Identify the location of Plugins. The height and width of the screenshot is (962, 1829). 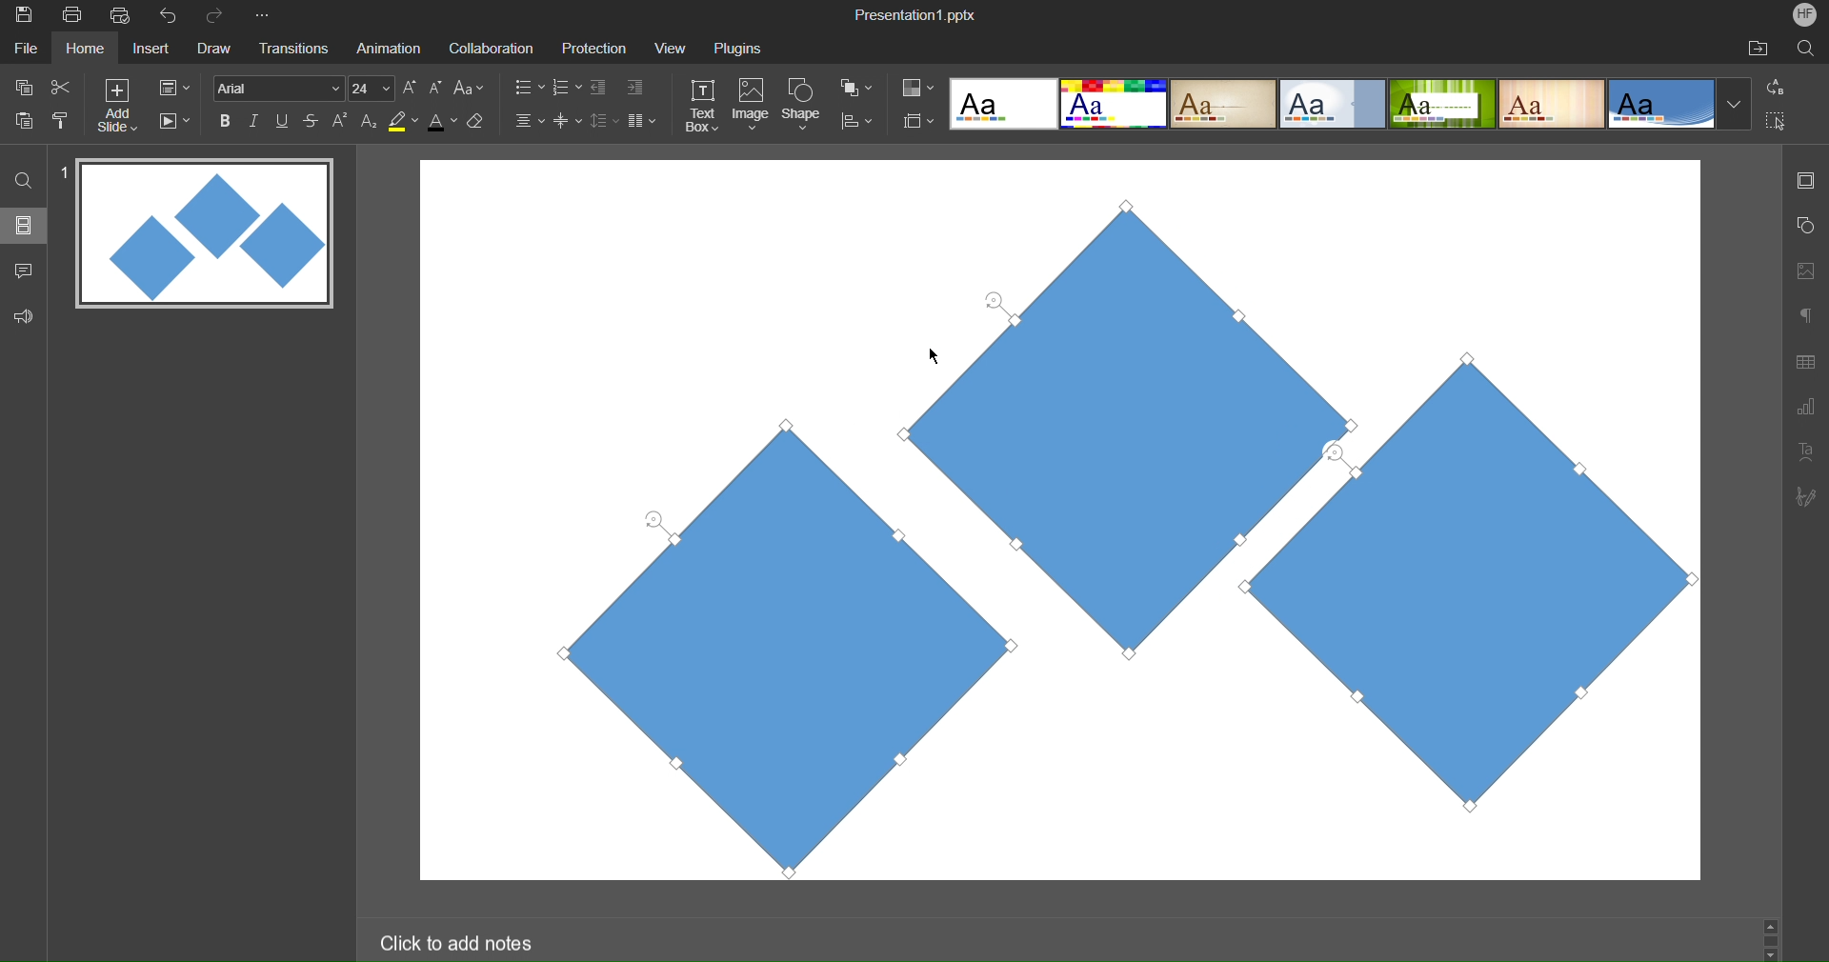
(740, 48).